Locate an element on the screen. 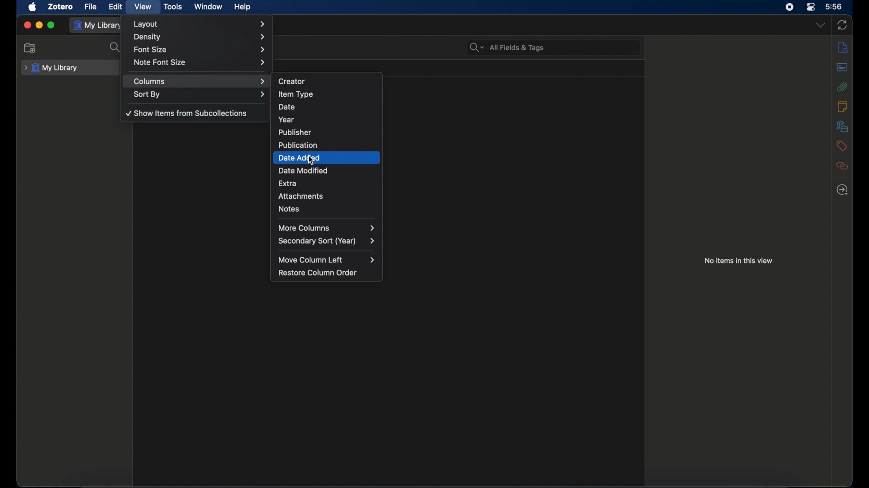 The image size is (869, 488). extra is located at coordinates (326, 183).